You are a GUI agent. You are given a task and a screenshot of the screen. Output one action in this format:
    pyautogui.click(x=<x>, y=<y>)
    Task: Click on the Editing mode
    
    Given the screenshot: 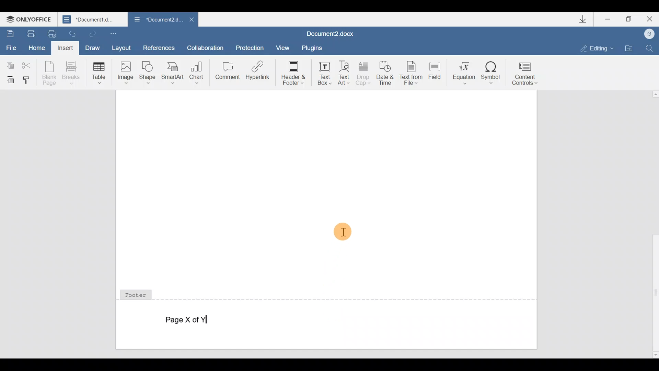 What is the action you would take?
    pyautogui.click(x=593, y=47)
    